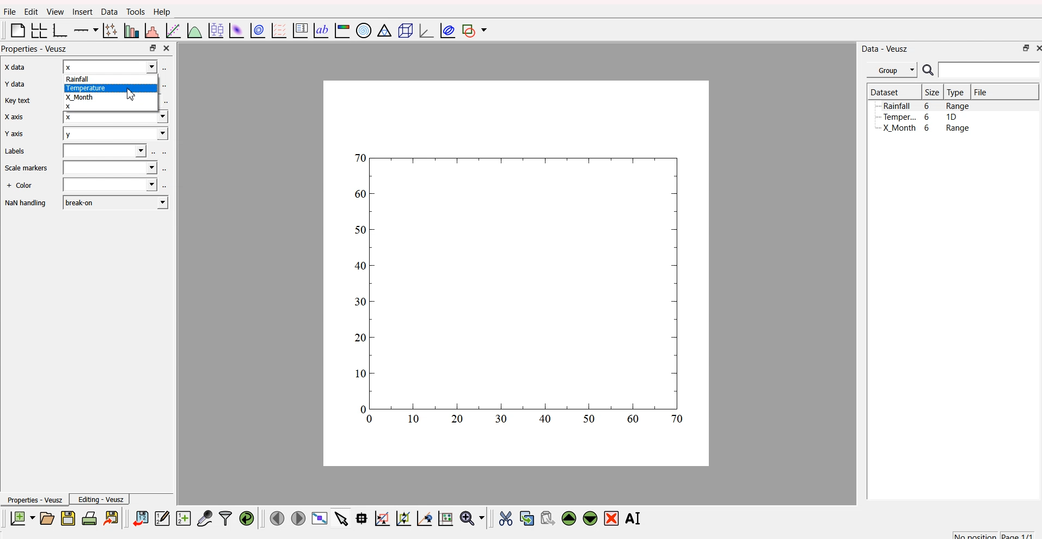  I want to click on cut the widget, so click(505, 518).